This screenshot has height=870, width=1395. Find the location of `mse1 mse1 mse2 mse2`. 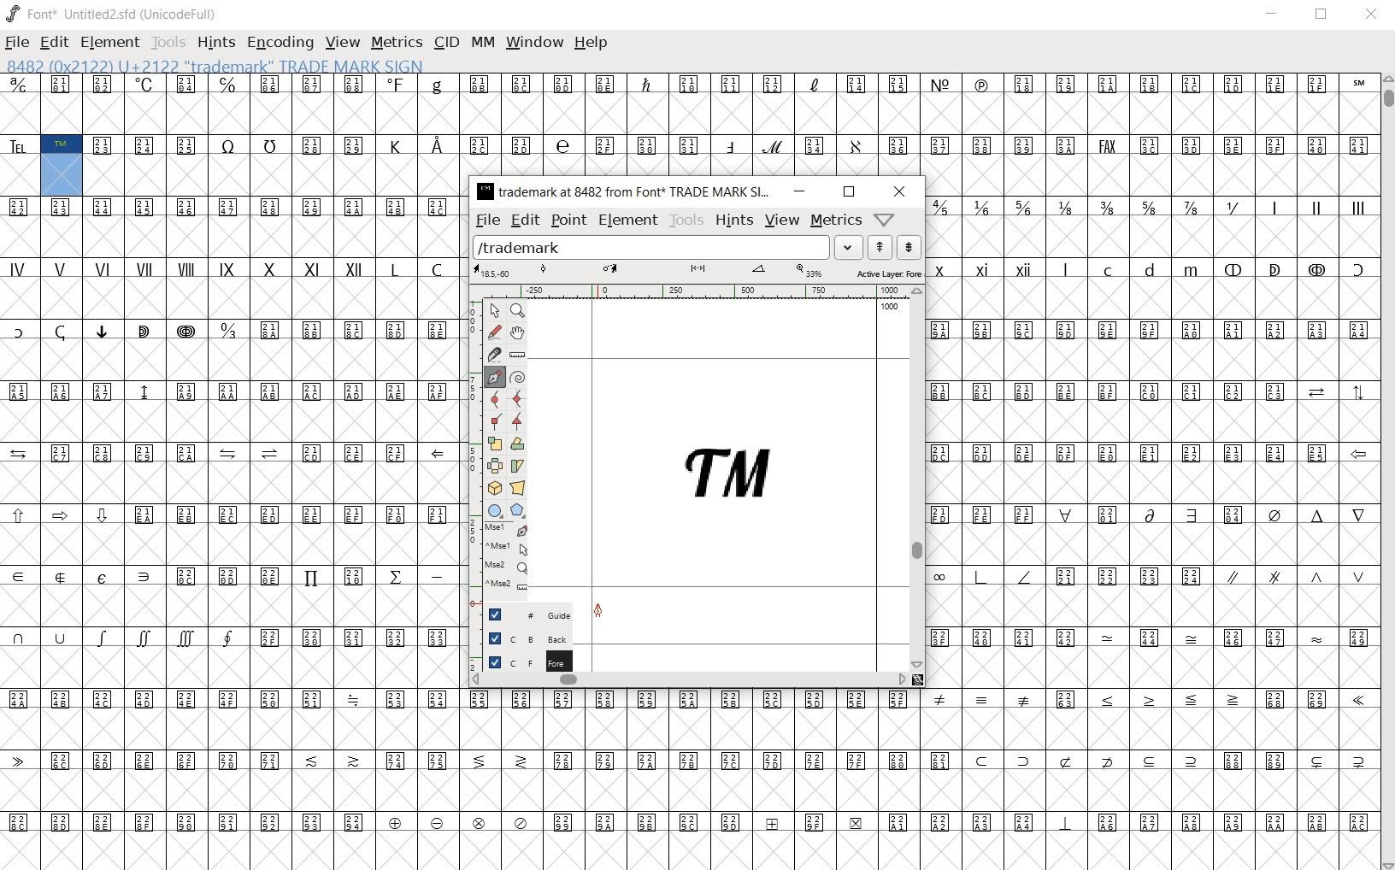

mse1 mse1 mse2 mse2 is located at coordinates (504, 558).